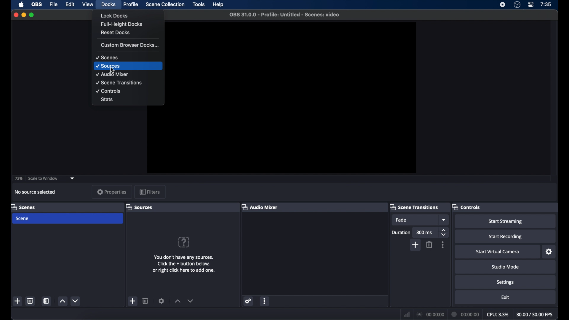 This screenshot has width=569, height=320. Describe the element at coordinates (113, 74) in the screenshot. I see `audio mixer` at that location.